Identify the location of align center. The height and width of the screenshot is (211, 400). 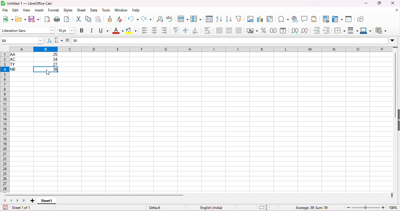
(155, 31).